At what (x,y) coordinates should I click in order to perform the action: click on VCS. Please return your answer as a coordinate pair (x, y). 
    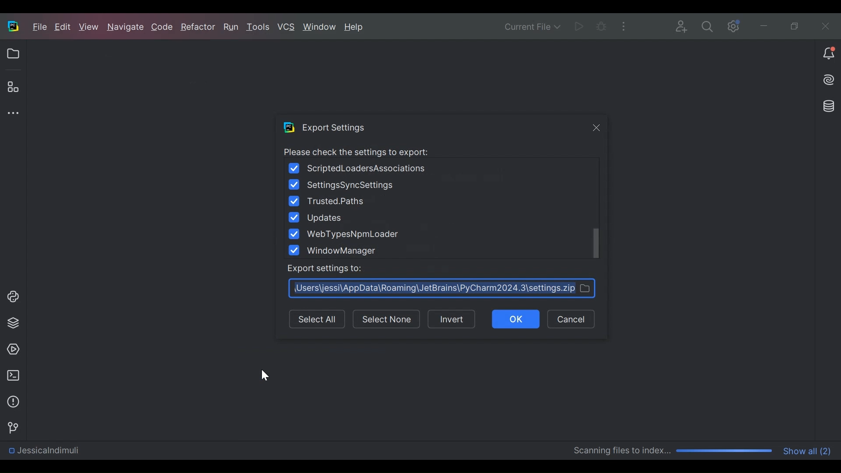
    Looking at the image, I should click on (286, 28).